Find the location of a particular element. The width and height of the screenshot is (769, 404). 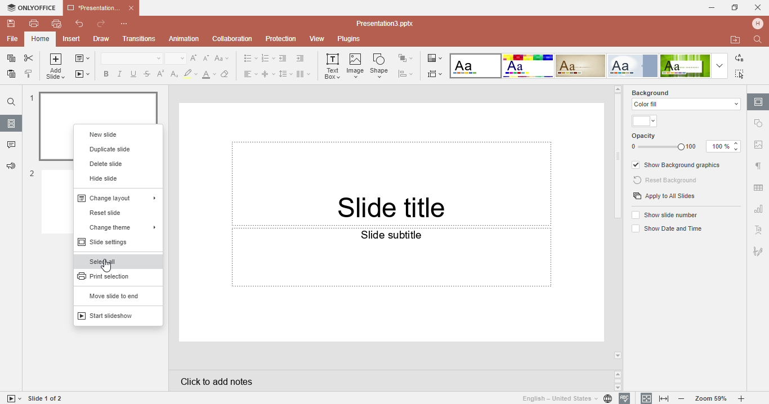

Save is located at coordinates (10, 24).